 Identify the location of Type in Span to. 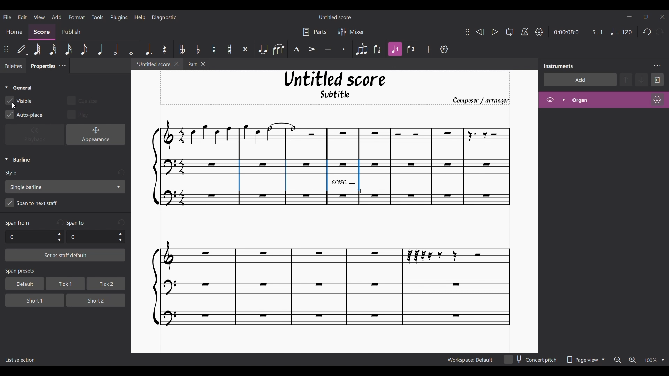
(91, 237).